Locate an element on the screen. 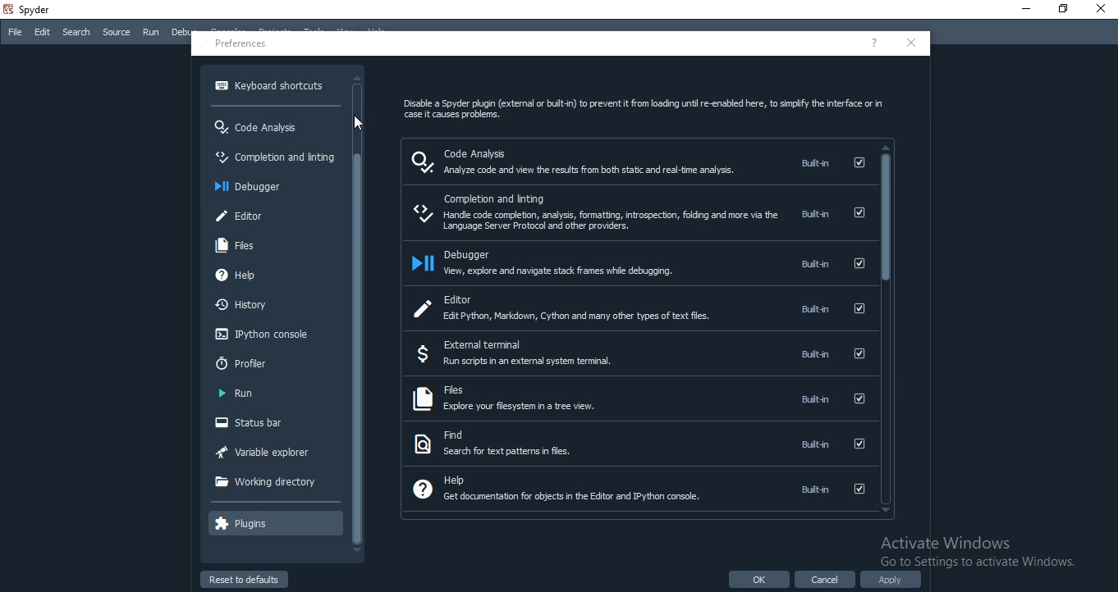 Image resolution: width=1118 pixels, height=592 pixels. external terminal is located at coordinates (640, 351).